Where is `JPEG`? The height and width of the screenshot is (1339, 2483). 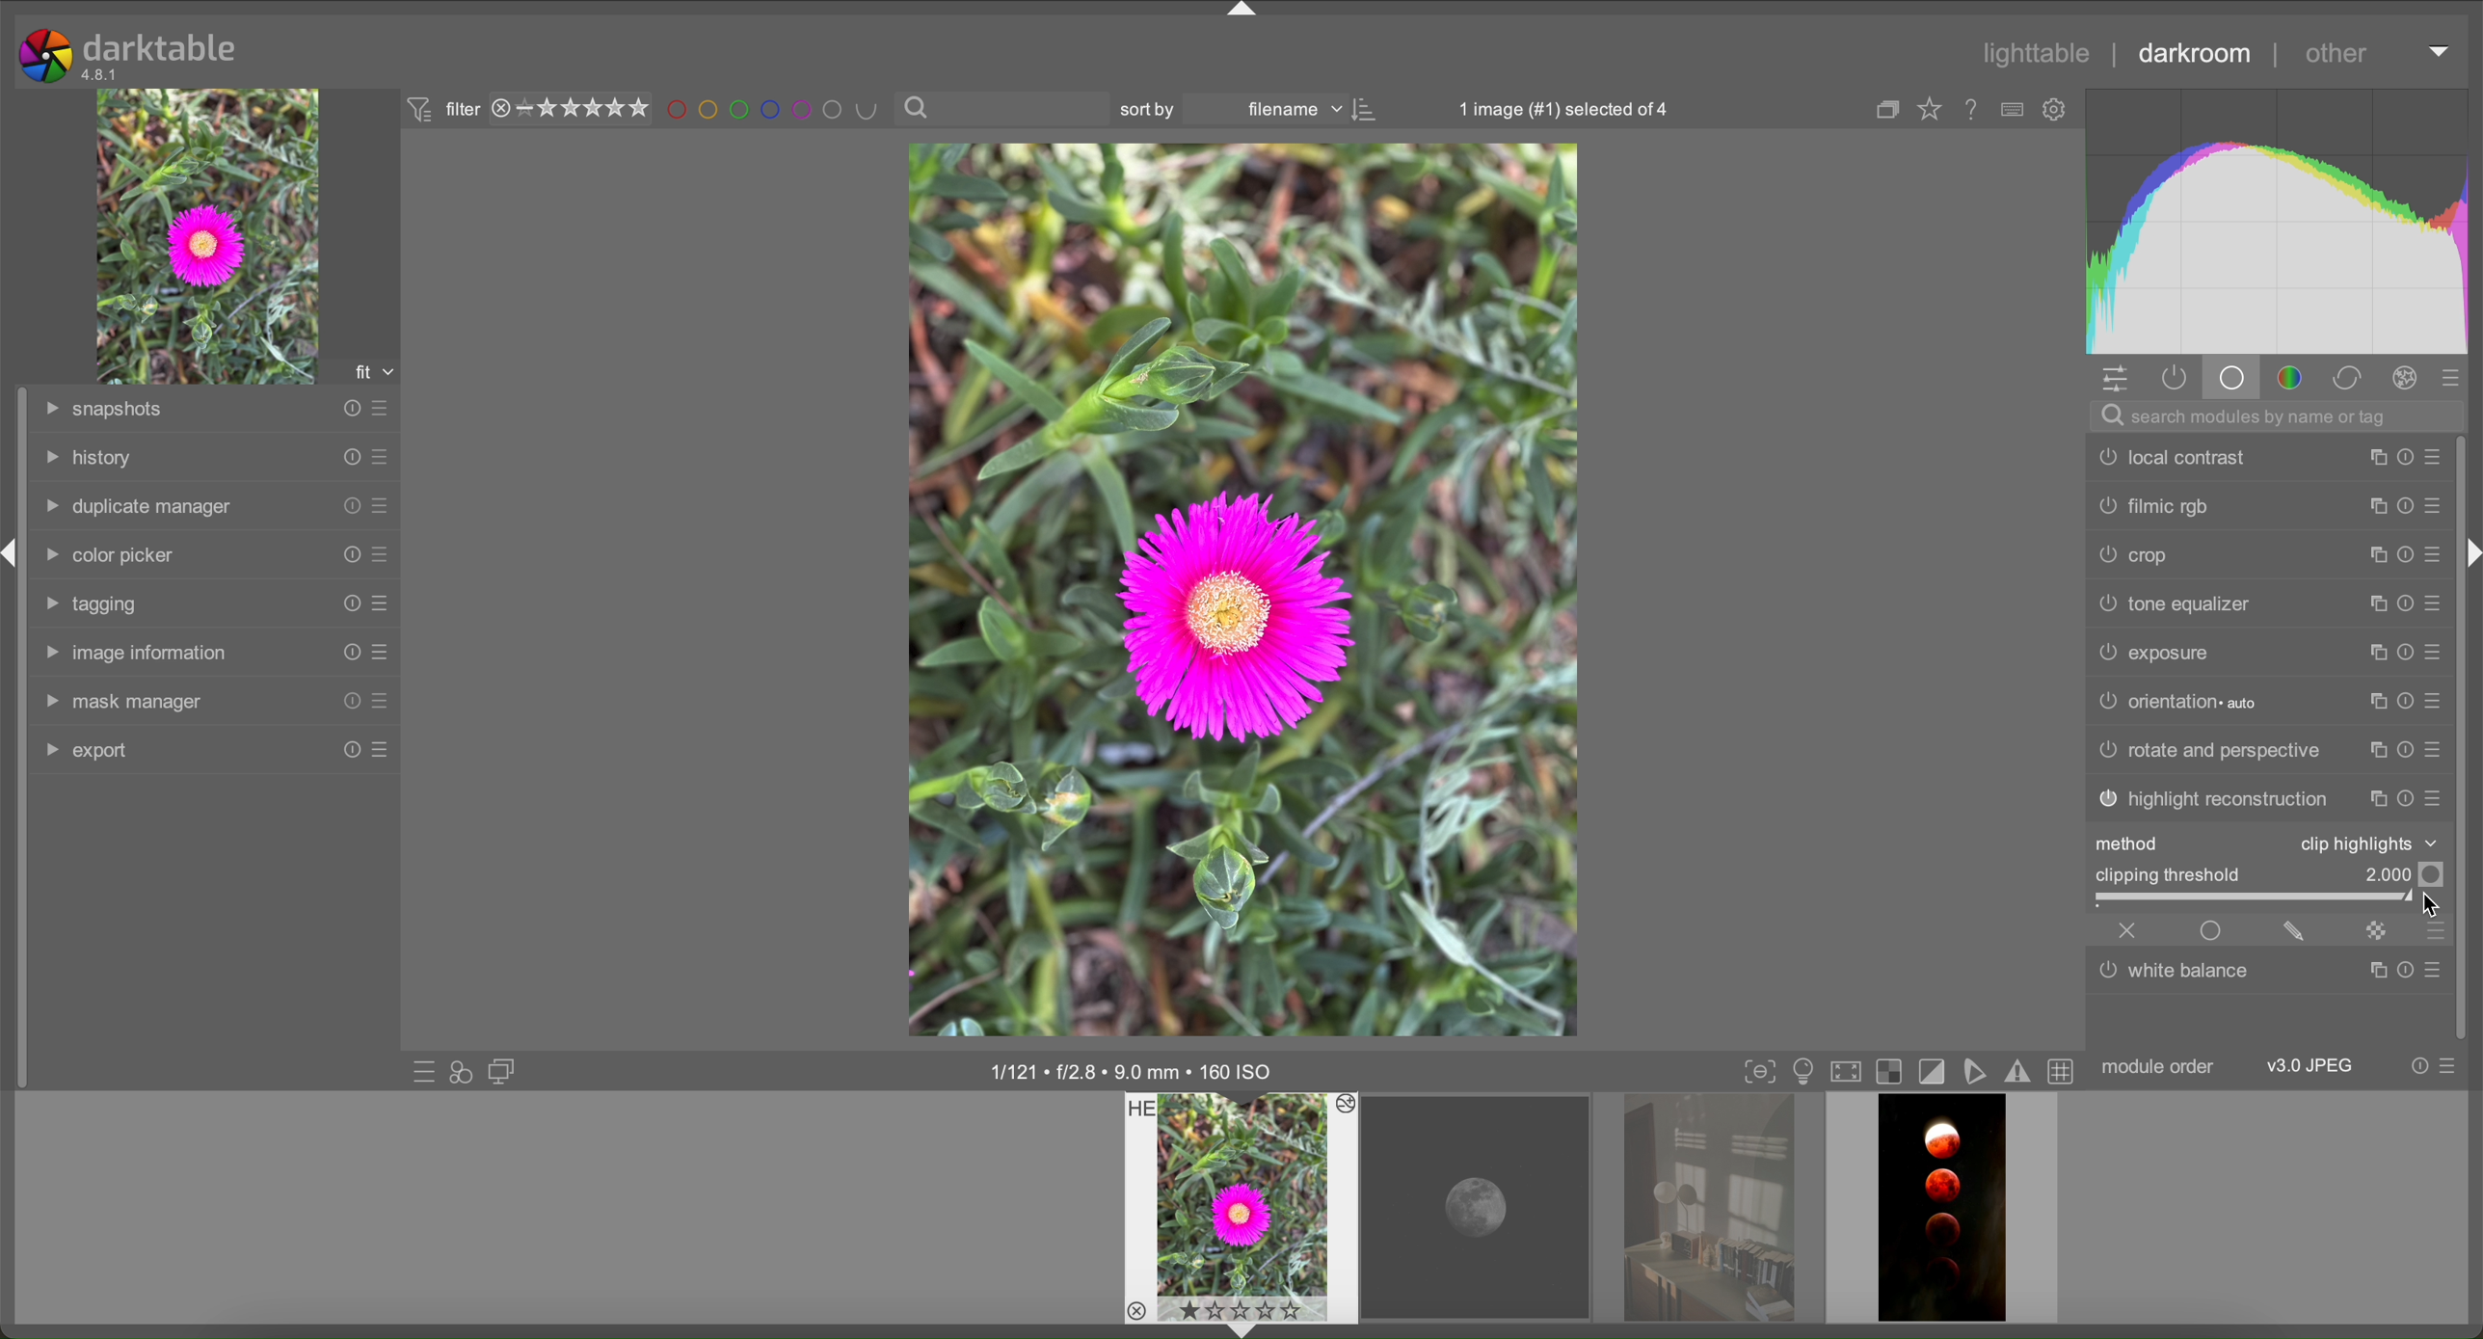 JPEG is located at coordinates (2312, 1065).